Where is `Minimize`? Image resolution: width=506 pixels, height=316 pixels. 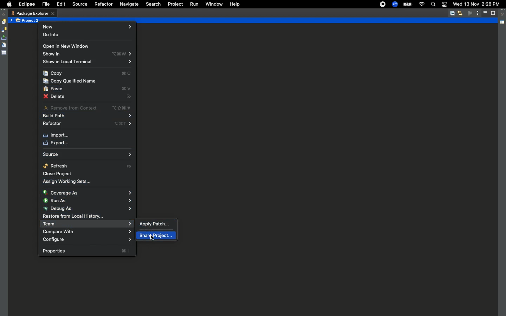
Minimize is located at coordinates (486, 13).